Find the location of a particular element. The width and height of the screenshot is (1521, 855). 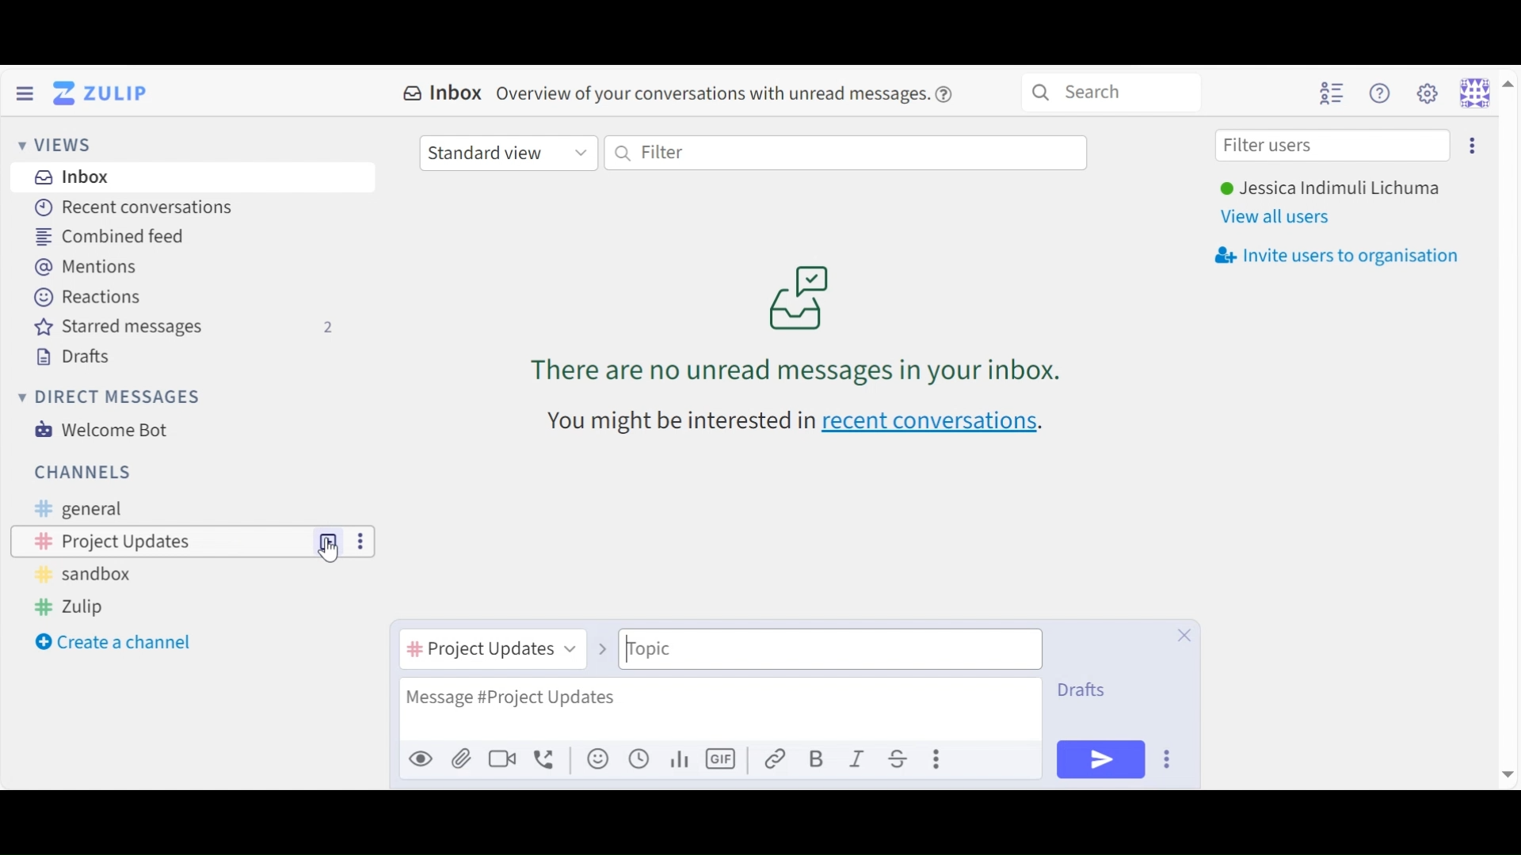

Starred messages is located at coordinates (184, 327).